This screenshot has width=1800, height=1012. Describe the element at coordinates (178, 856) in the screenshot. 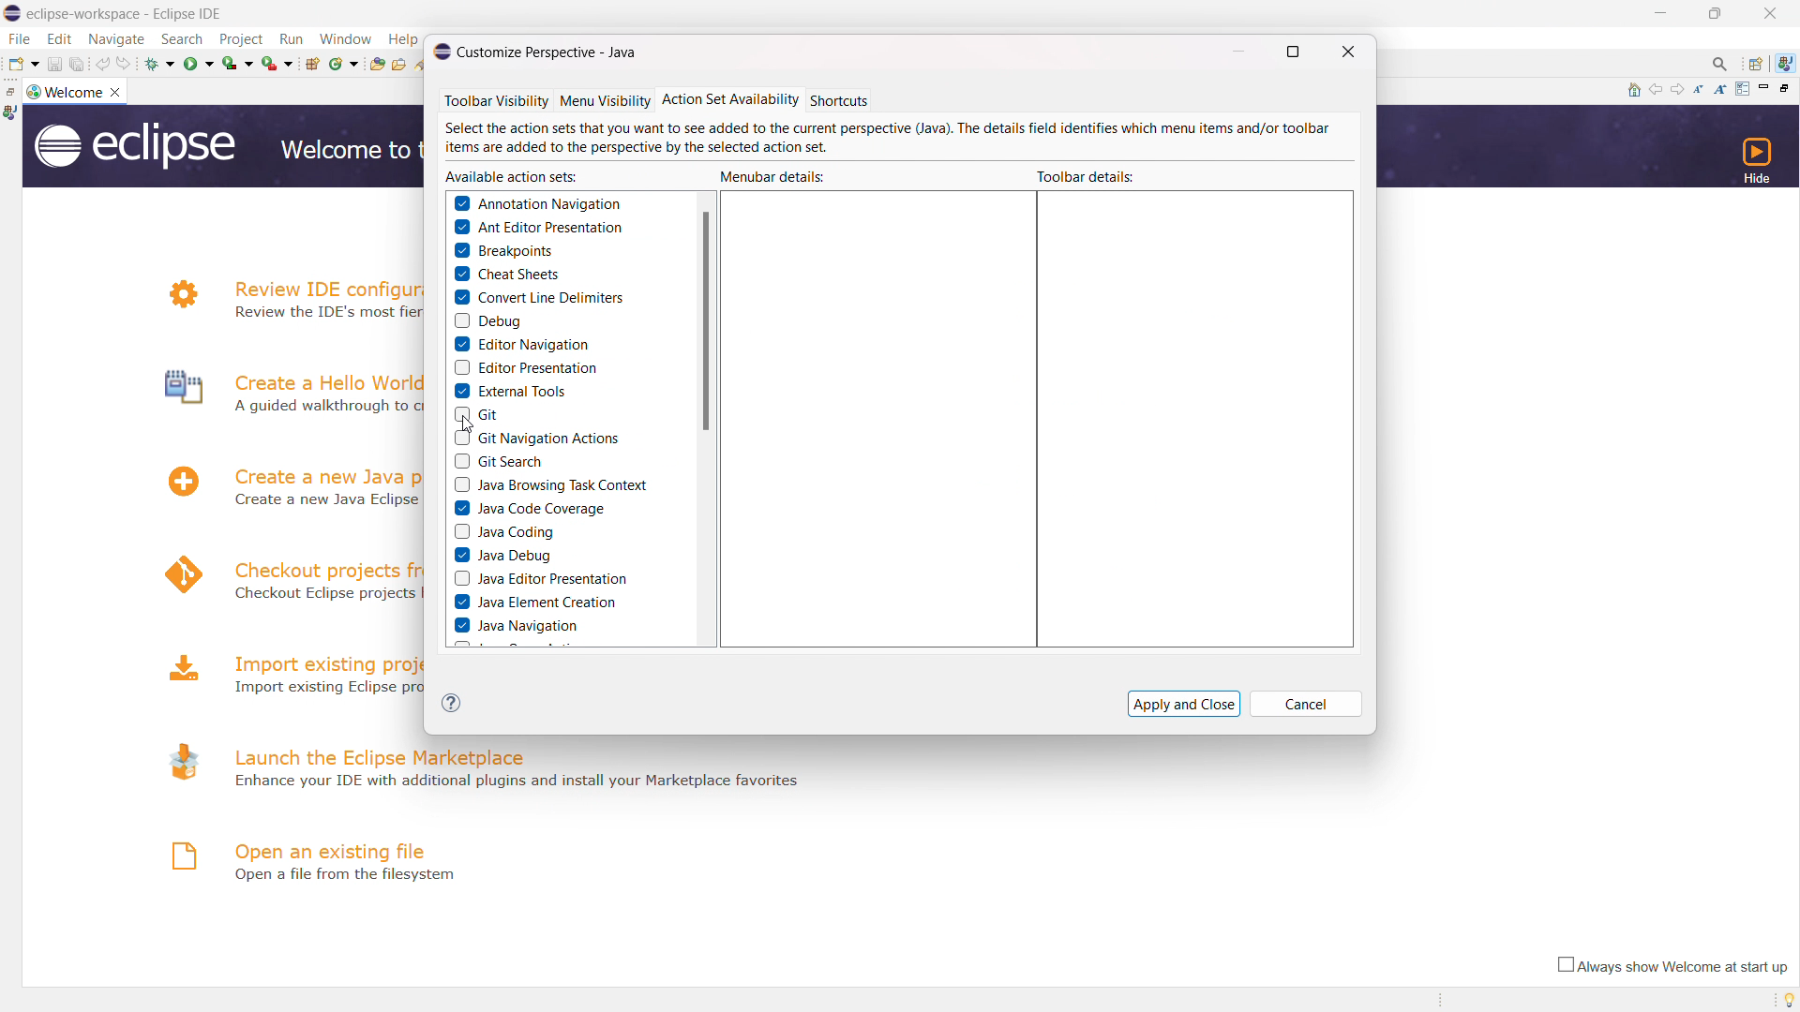

I see `logo` at that location.